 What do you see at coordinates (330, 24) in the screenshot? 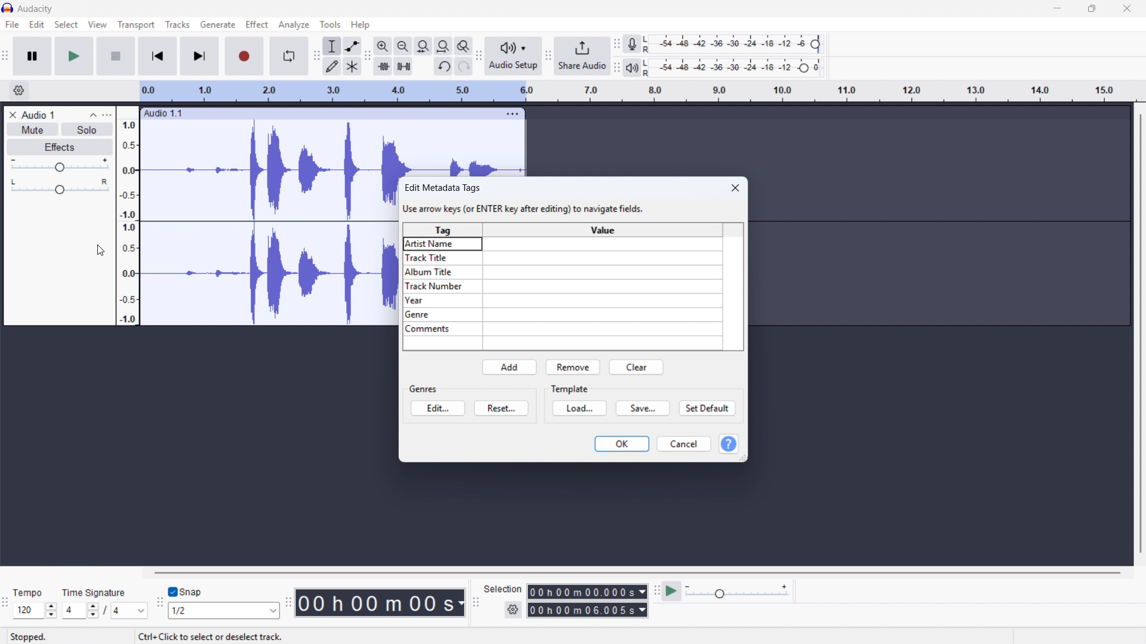
I see `tools` at bounding box center [330, 24].